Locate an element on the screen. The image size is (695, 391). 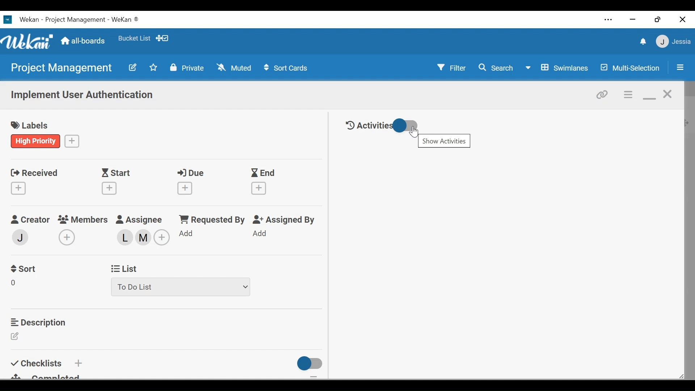
List is located at coordinates (126, 268).